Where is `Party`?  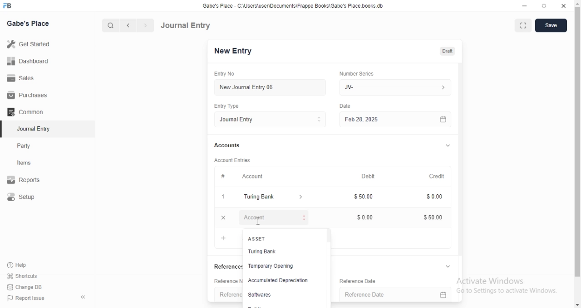 Party is located at coordinates (30, 146).